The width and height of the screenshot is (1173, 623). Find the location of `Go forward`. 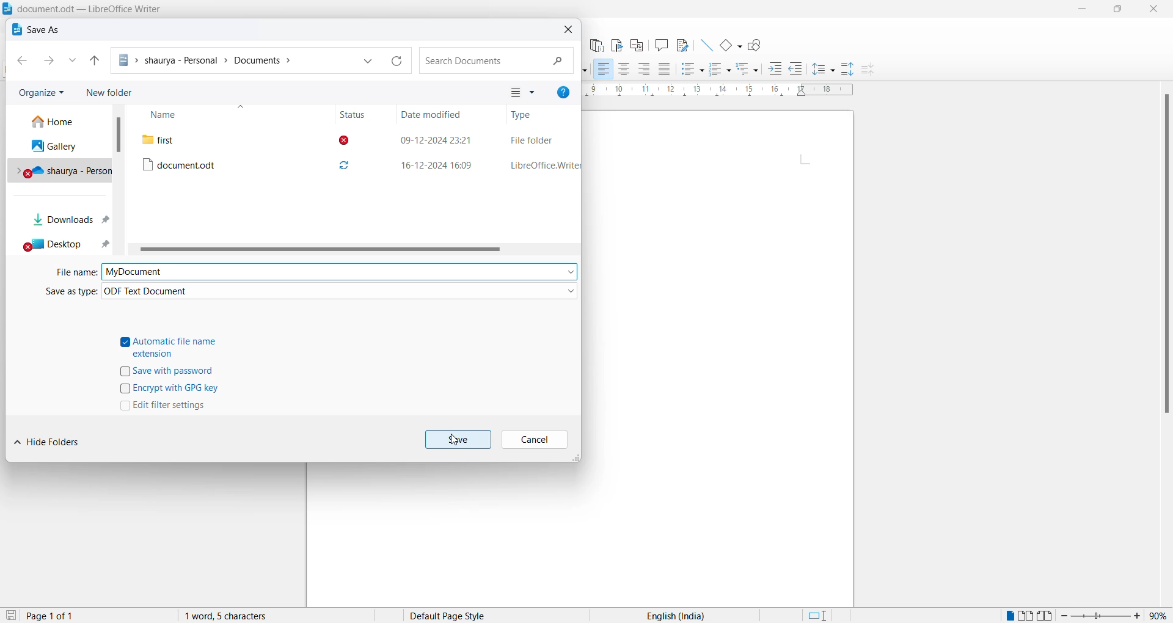

Go forward is located at coordinates (54, 61).